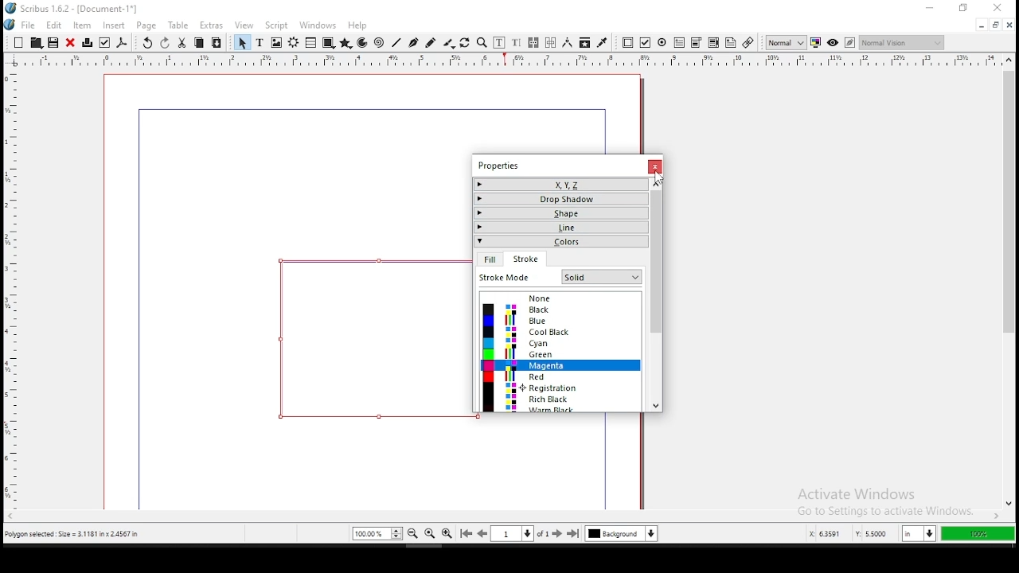 The width and height of the screenshot is (1019, 573). Describe the element at coordinates (876, 497) in the screenshot. I see `activate windows` at that location.